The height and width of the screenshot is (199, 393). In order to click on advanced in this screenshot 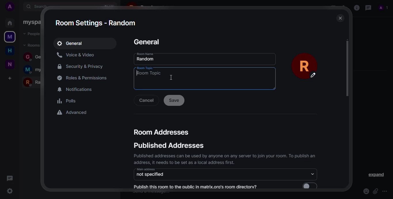, I will do `click(73, 112)`.